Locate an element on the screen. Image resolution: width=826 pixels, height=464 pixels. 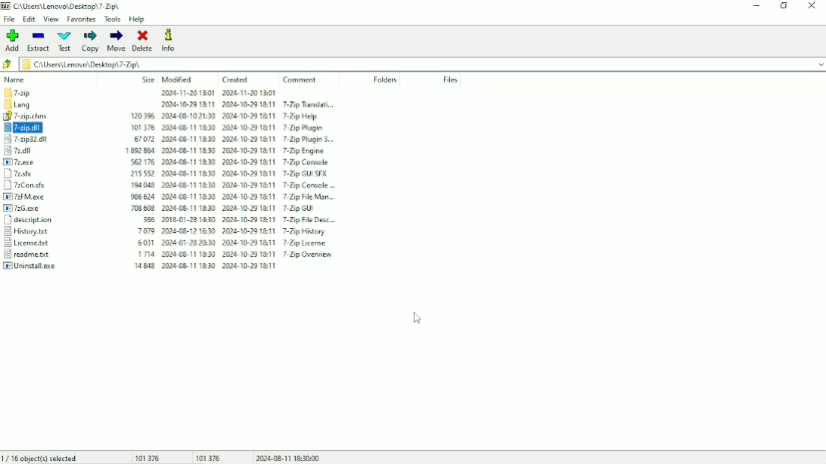
215552 2024-08-11 1230 2028-90-29 1211  7-Zip GUI SFX is located at coordinates (232, 172).